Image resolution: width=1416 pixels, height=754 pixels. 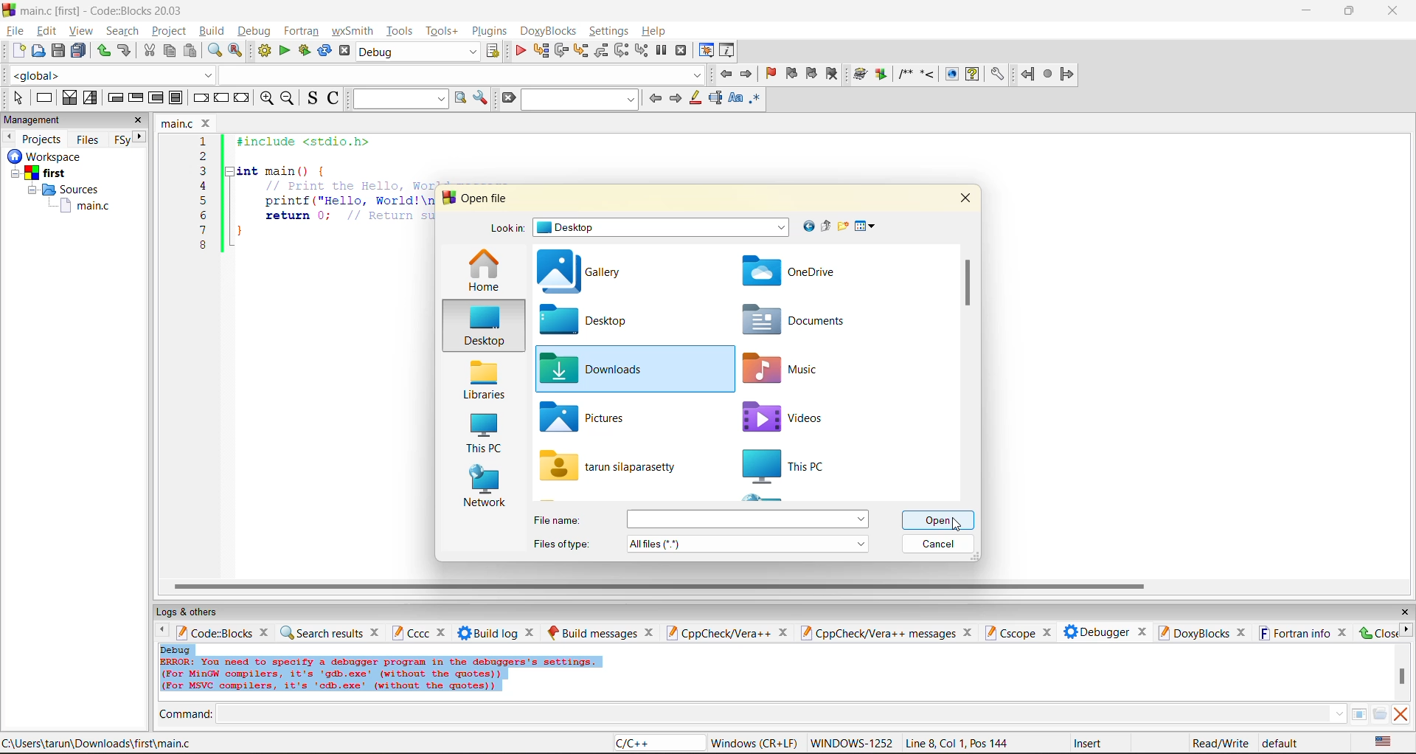 I want to click on Windows 1252, so click(x=853, y=744).